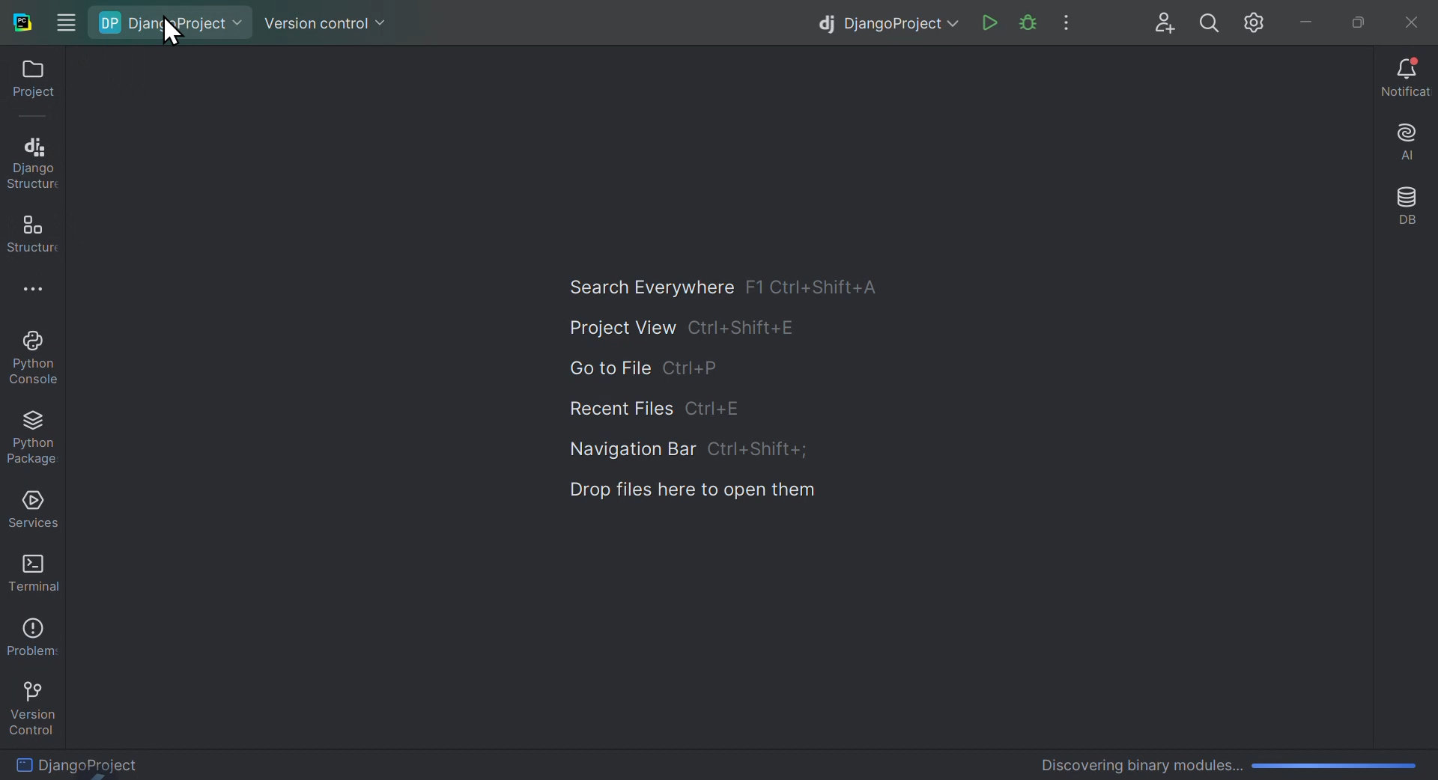  I want to click on Drop files here to open them, so click(688, 487).